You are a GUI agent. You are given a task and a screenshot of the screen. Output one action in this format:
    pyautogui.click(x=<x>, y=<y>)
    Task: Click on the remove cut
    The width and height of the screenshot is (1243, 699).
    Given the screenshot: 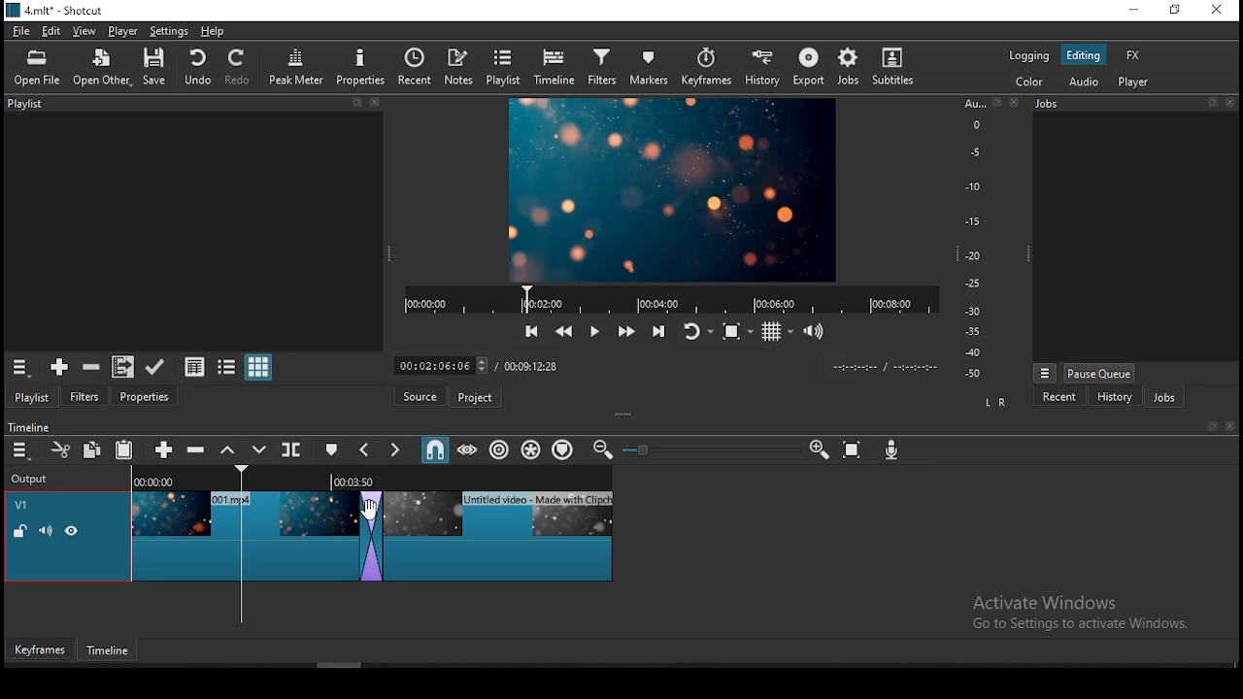 What is the action you would take?
    pyautogui.click(x=91, y=367)
    